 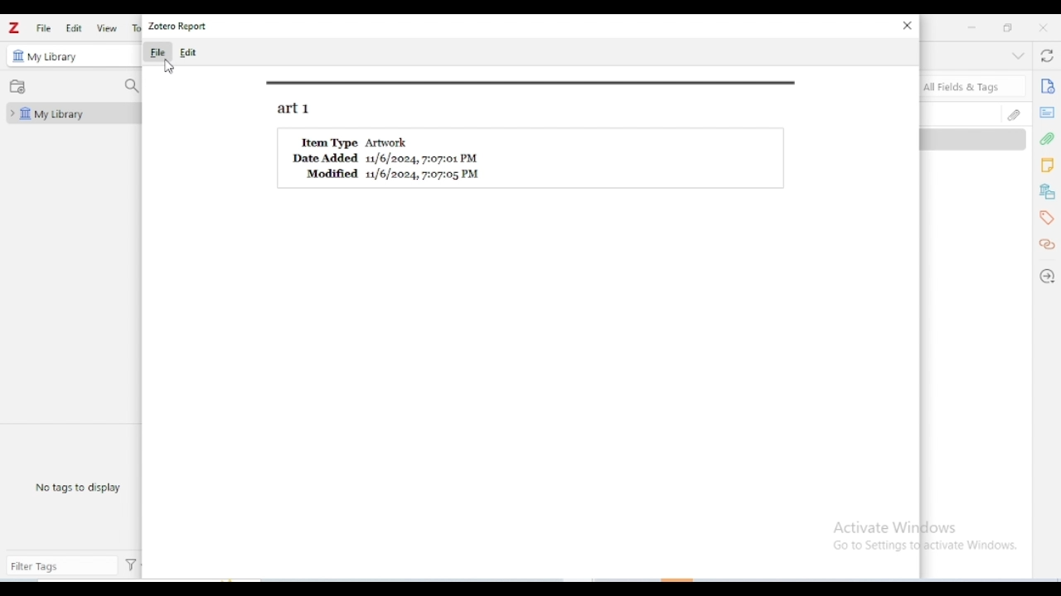 What do you see at coordinates (17, 86) in the screenshot?
I see `new collection` at bounding box center [17, 86].